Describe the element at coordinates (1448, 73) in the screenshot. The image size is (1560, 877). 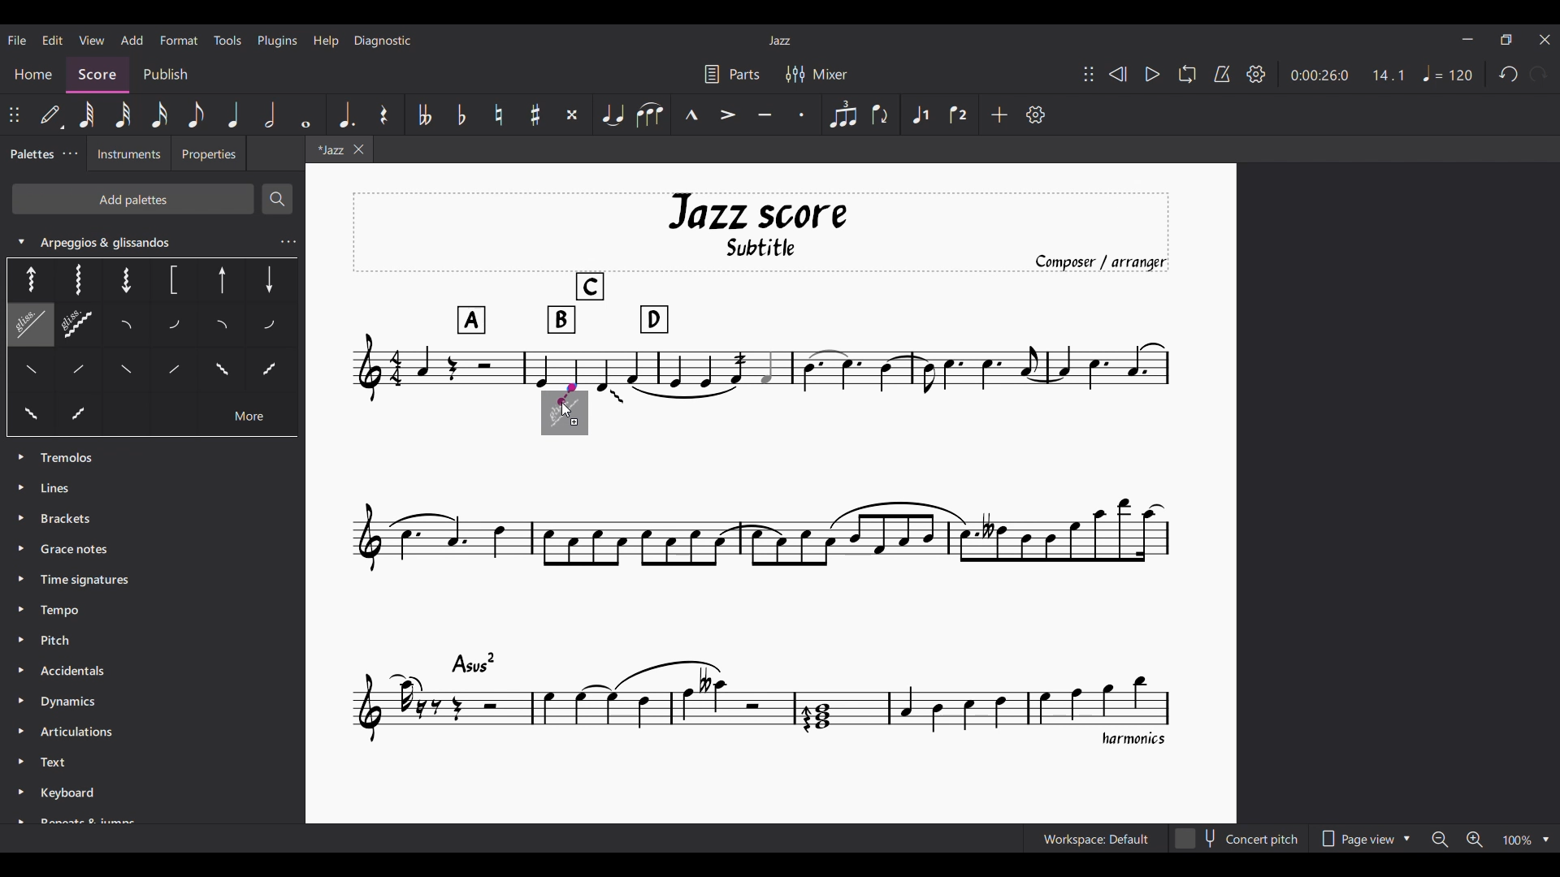
I see `Tempo` at that location.